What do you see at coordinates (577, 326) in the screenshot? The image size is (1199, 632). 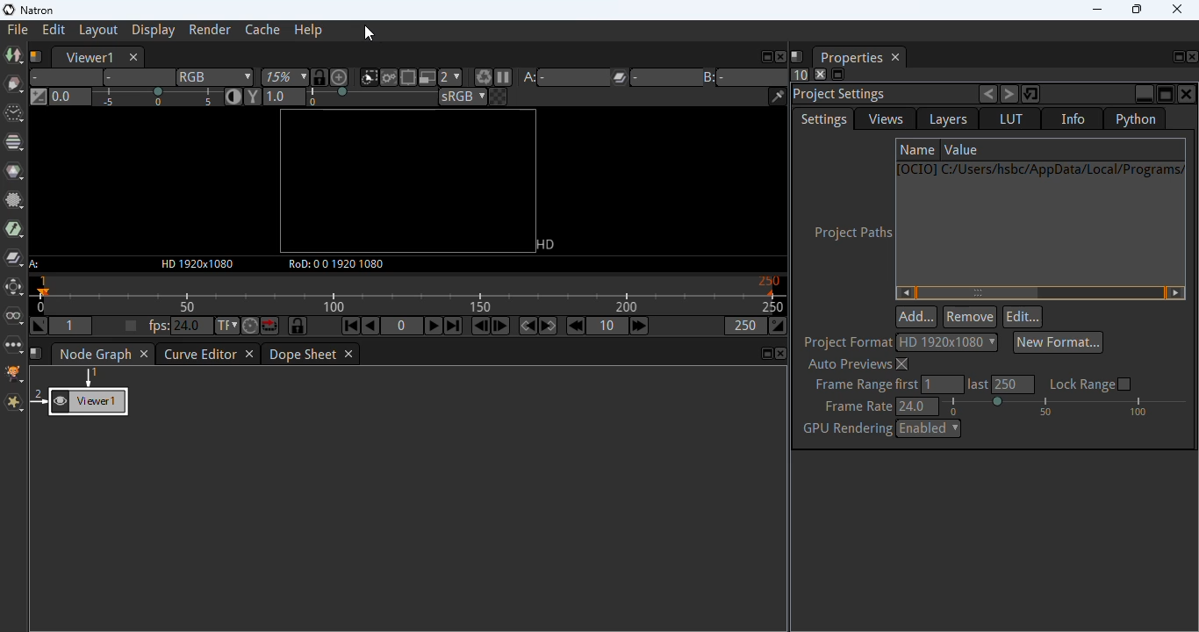 I see `previous increment` at bounding box center [577, 326].